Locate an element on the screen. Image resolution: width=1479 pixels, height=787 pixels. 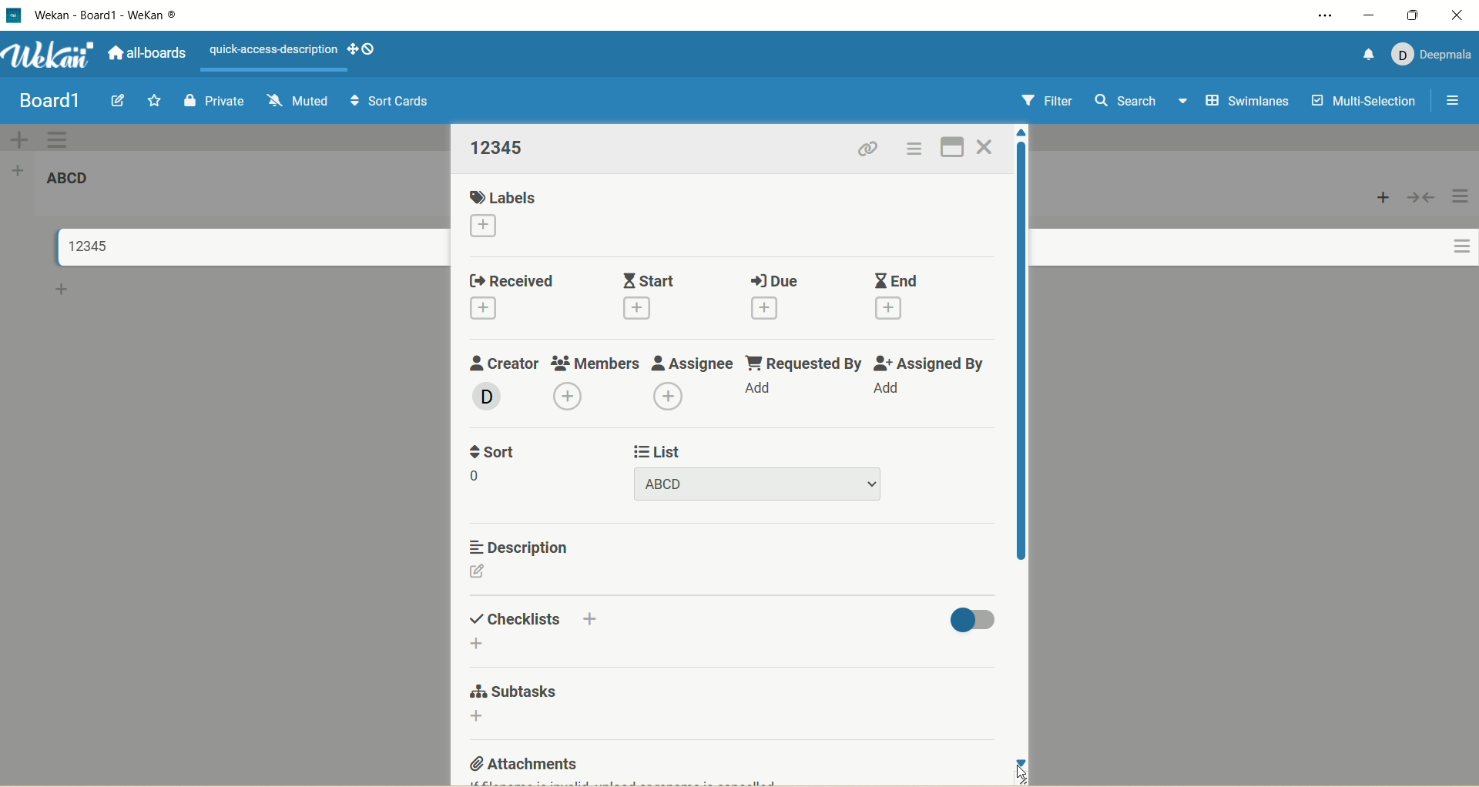
settings and more is located at coordinates (1330, 16).